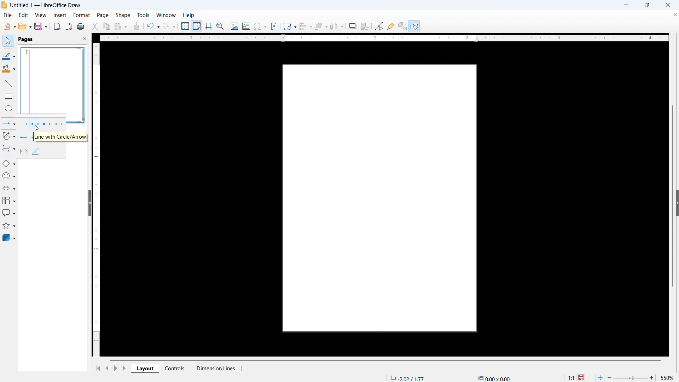 This screenshot has width=679, height=382. Describe the element at coordinates (9, 108) in the screenshot. I see `Ellipse ` at that location.